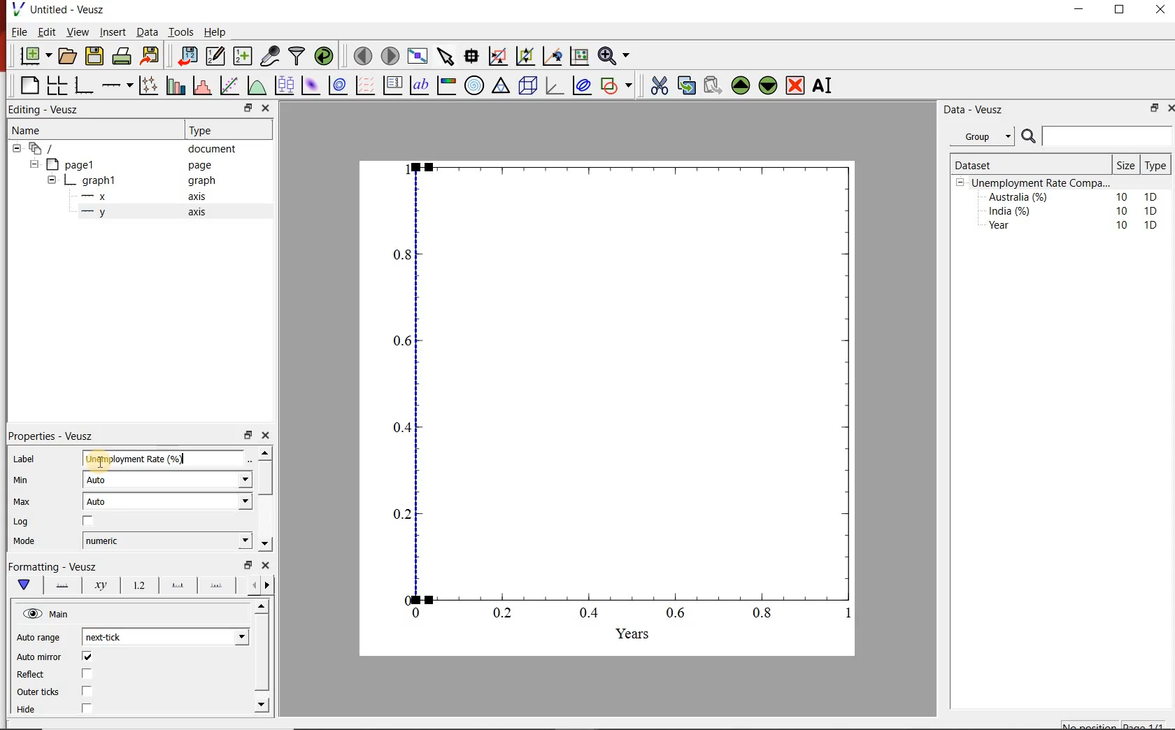 This screenshot has width=1175, height=730. Describe the element at coordinates (499, 57) in the screenshot. I see `click or draw rectangle on the zoom graph axes` at that location.